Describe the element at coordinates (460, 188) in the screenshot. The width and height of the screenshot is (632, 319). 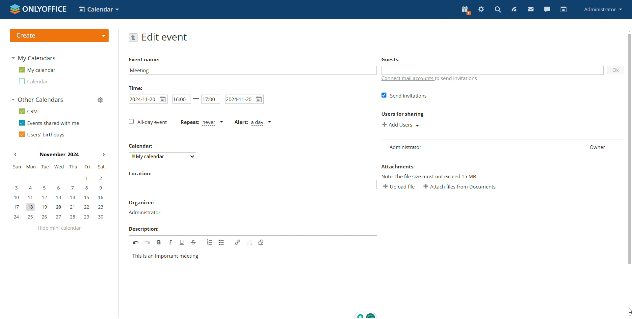
I see `attach file from documents` at that location.